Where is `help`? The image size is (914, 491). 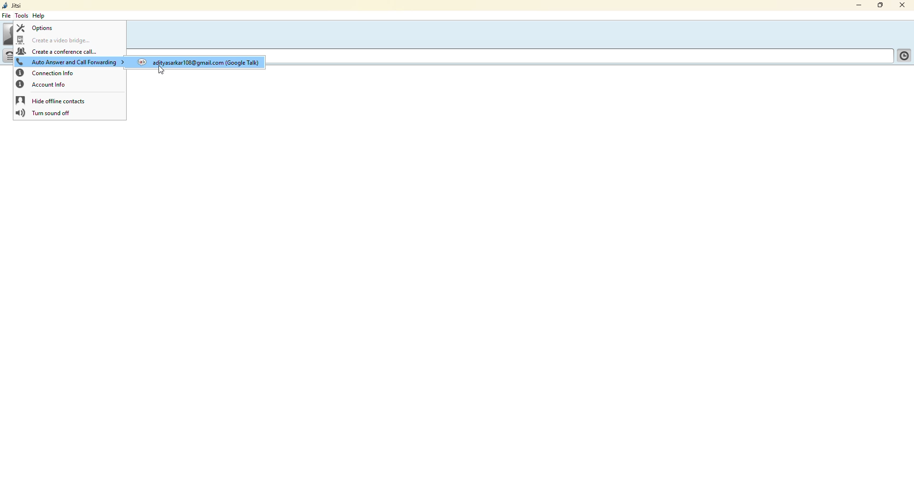
help is located at coordinates (40, 16).